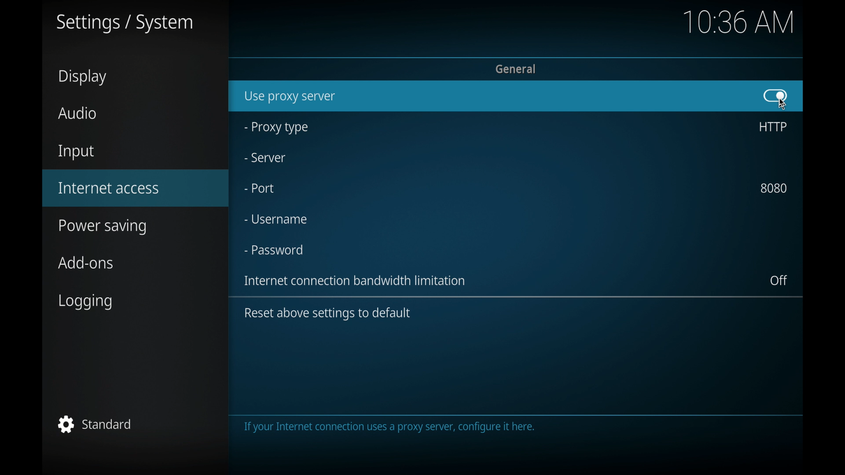 This screenshot has width=845, height=475. What do you see at coordinates (95, 424) in the screenshot?
I see `standard` at bounding box center [95, 424].